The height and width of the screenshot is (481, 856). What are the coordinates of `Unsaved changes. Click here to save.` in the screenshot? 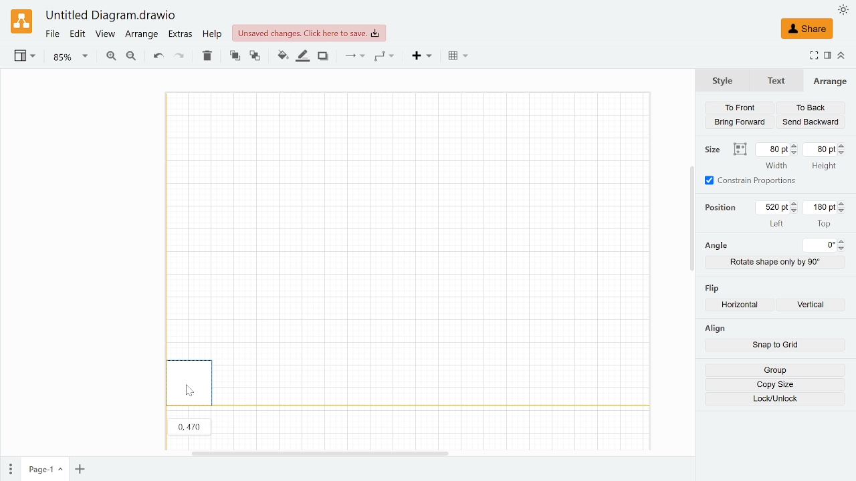 It's located at (309, 33).